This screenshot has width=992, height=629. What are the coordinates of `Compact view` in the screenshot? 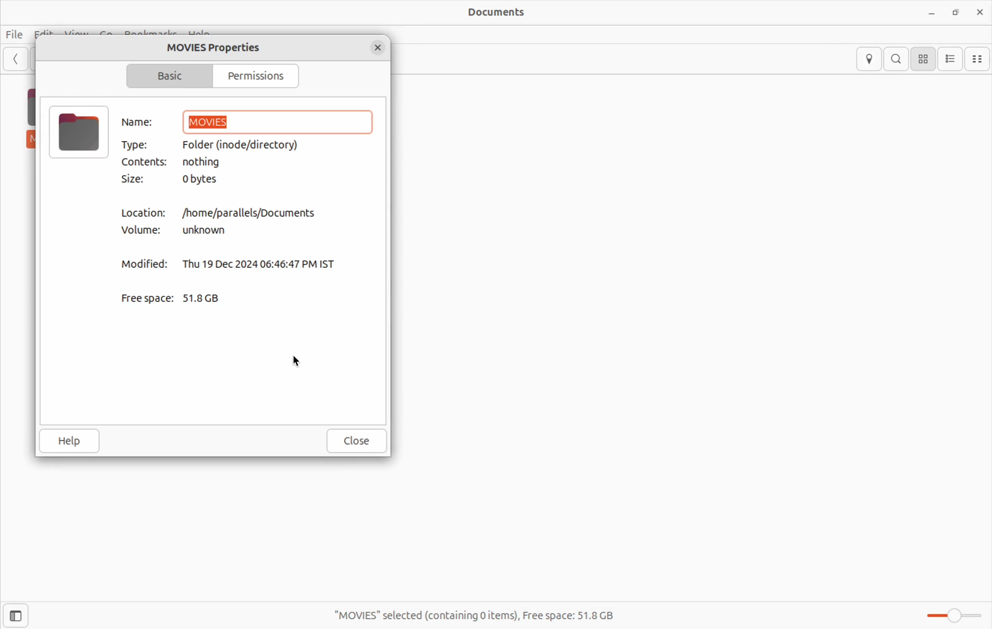 It's located at (980, 59).